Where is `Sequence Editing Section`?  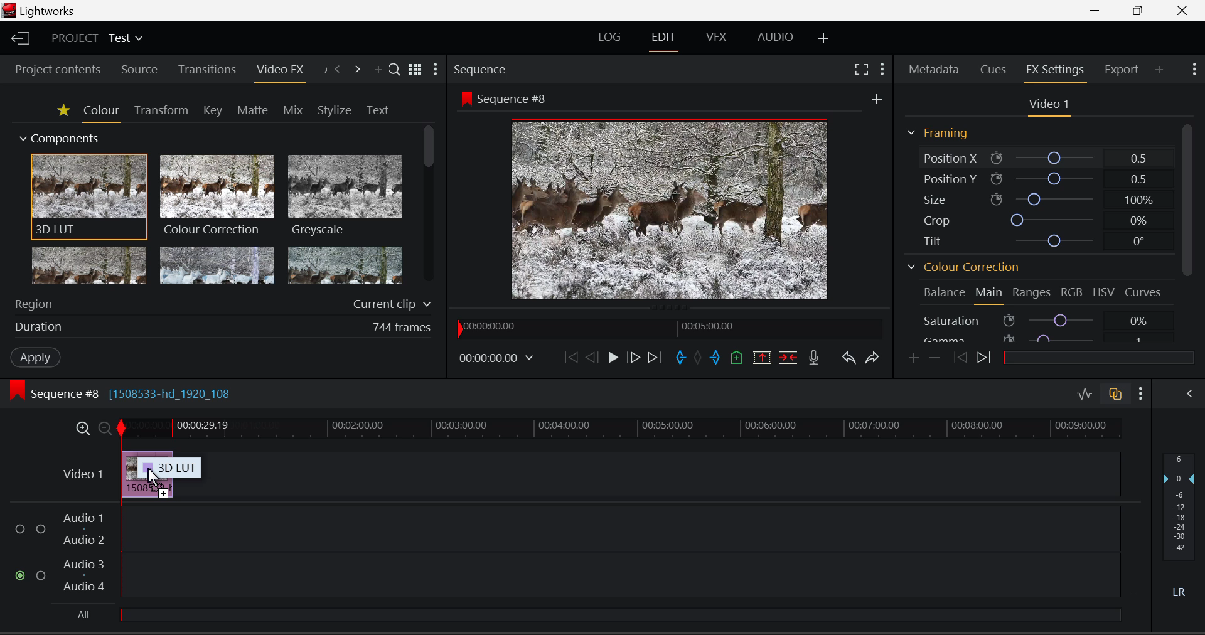 Sequence Editing Section is located at coordinates (126, 394).